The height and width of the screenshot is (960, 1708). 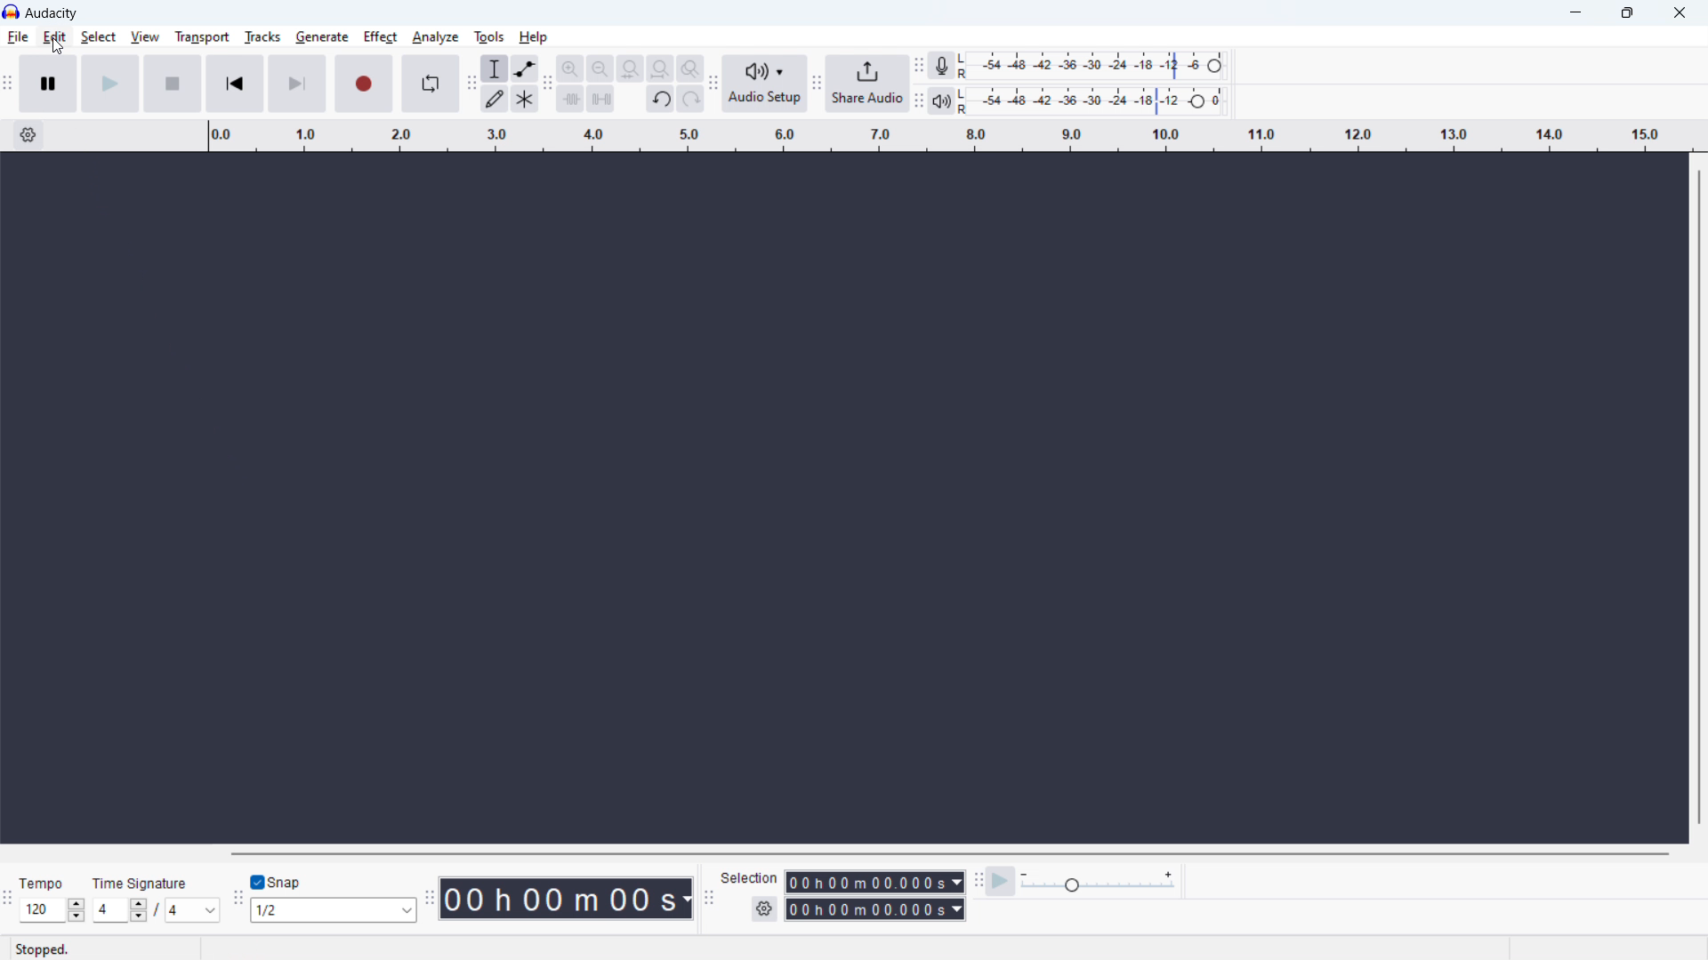 What do you see at coordinates (713, 84) in the screenshot?
I see `Enables movement of audio setup toolbar` at bounding box center [713, 84].